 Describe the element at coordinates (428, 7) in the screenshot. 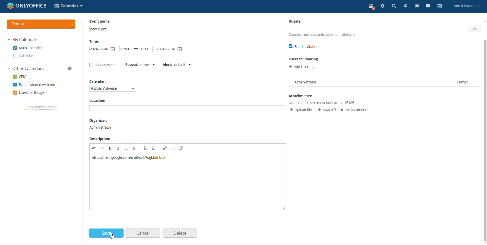

I see `chat` at that location.